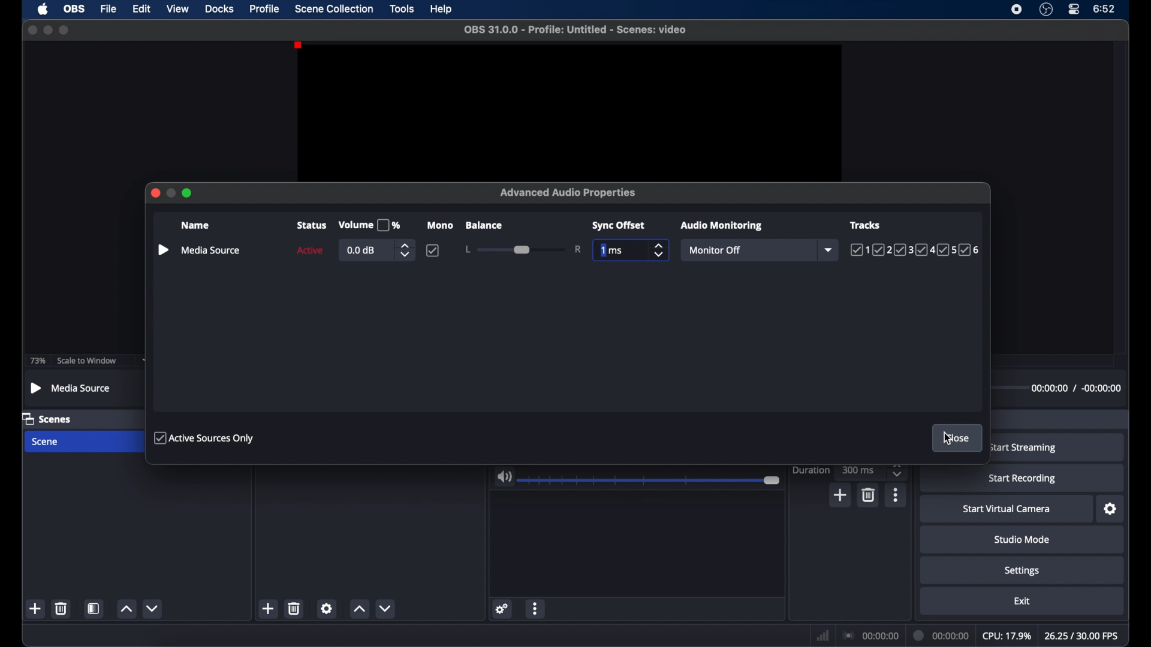 This screenshot has width=1151, height=647. I want to click on scene filters, so click(95, 608).